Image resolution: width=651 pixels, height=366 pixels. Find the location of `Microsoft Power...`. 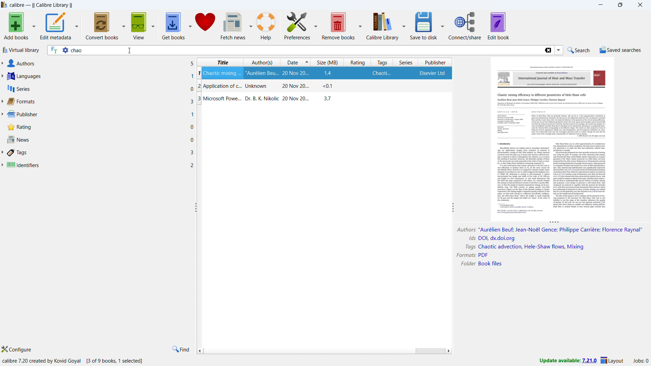

Microsoft Power... is located at coordinates (321, 100).